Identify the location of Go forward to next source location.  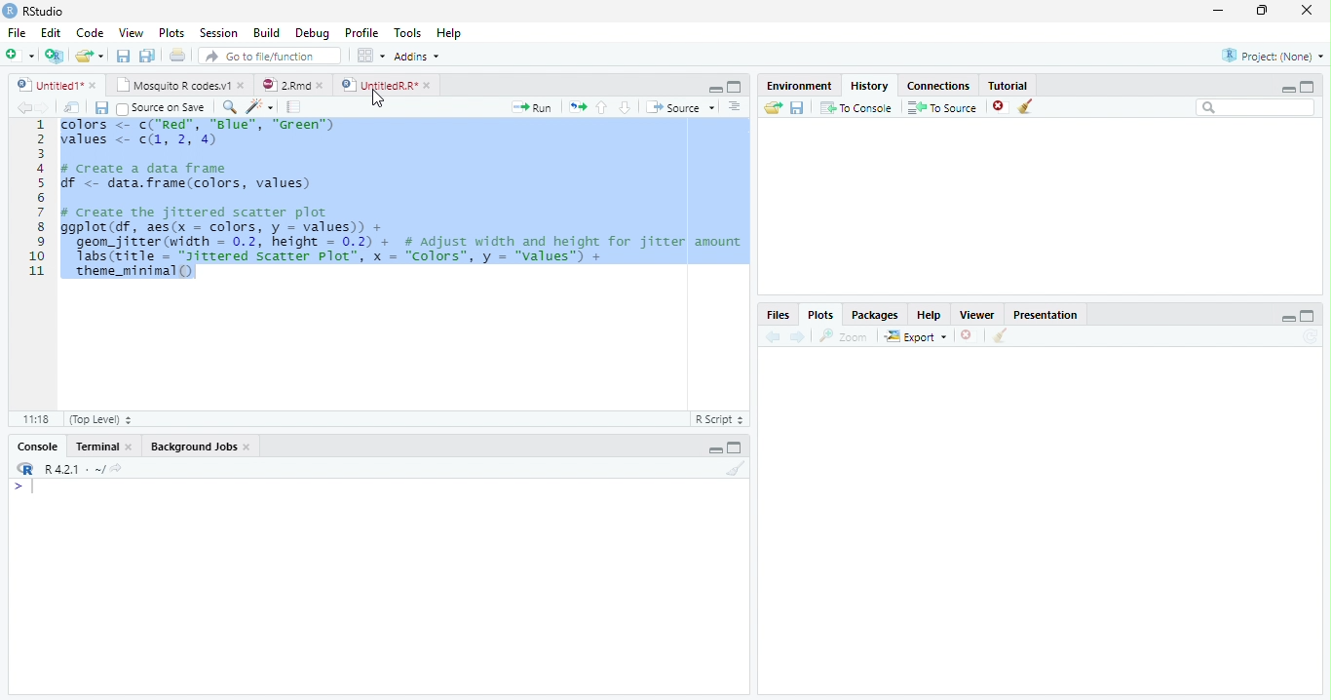
(43, 108).